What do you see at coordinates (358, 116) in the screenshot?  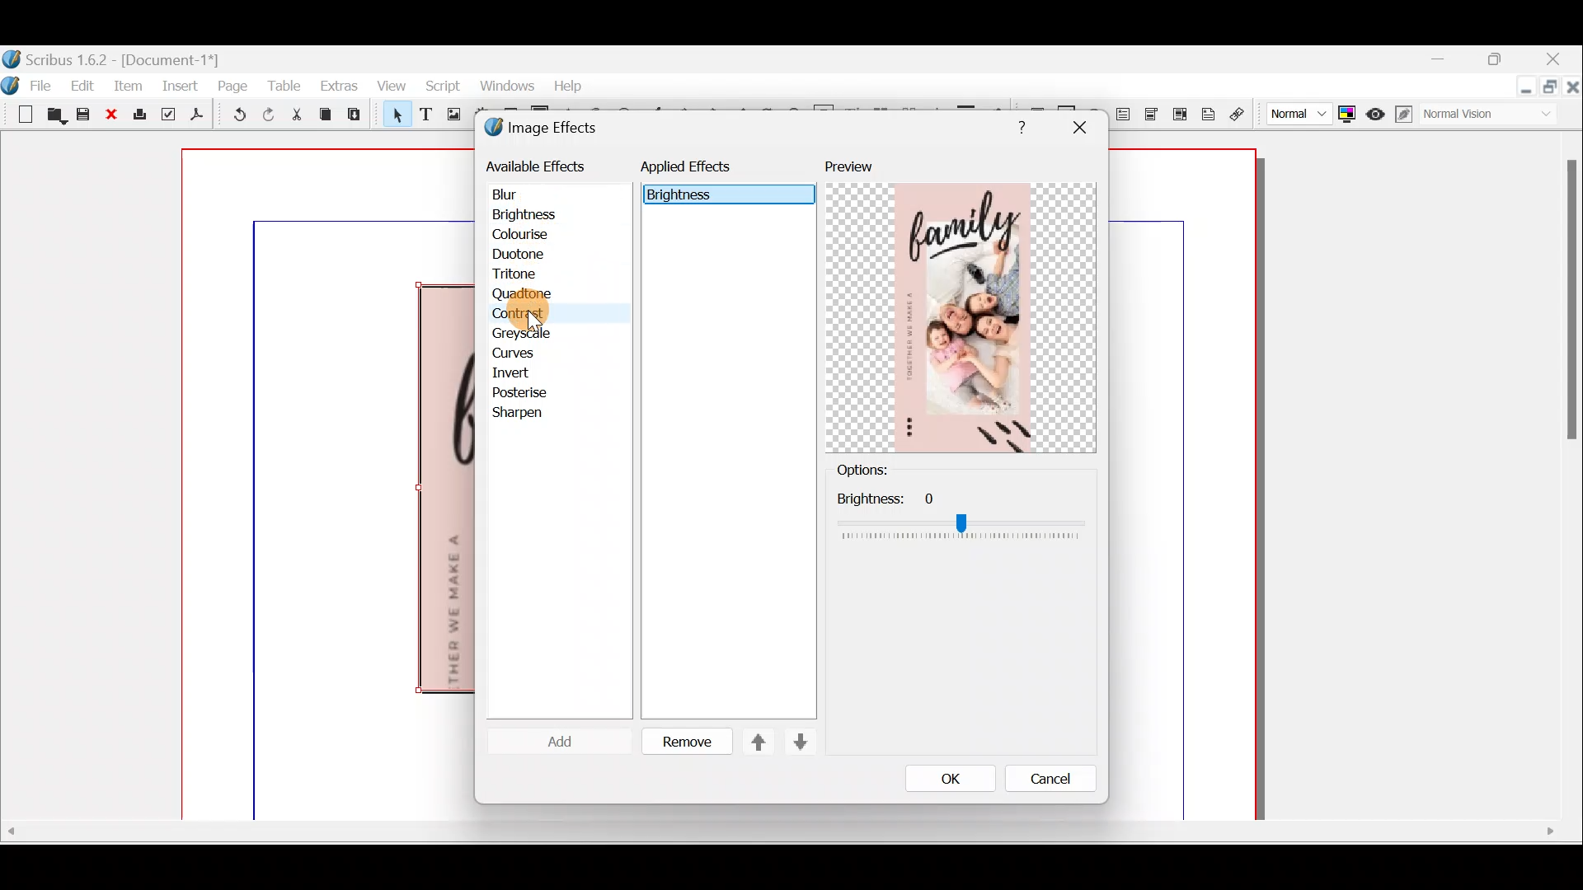 I see `Paste` at bounding box center [358, 116].